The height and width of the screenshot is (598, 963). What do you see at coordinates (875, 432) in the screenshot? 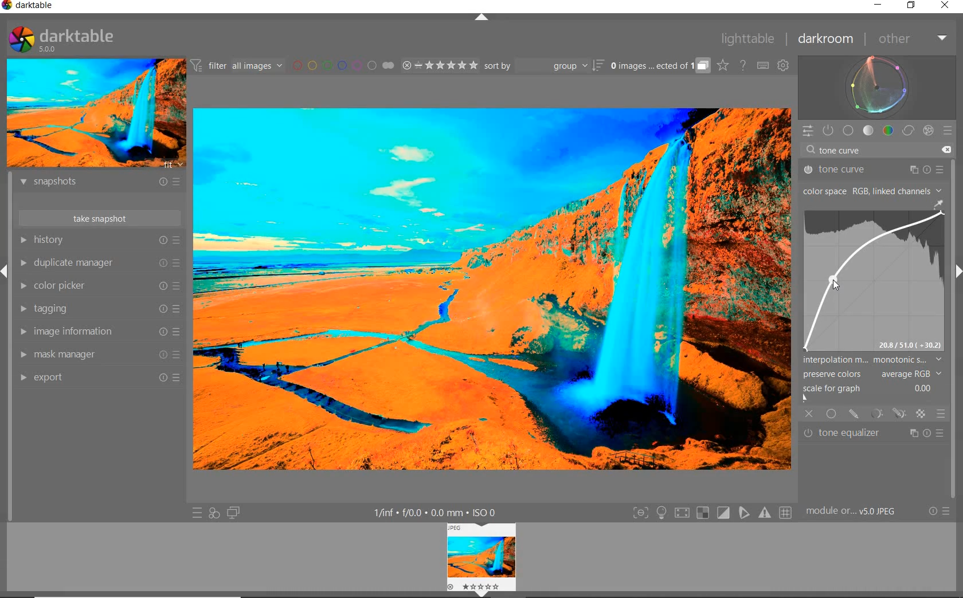
I see `tone equalizer` at bounding box center [875, 432].